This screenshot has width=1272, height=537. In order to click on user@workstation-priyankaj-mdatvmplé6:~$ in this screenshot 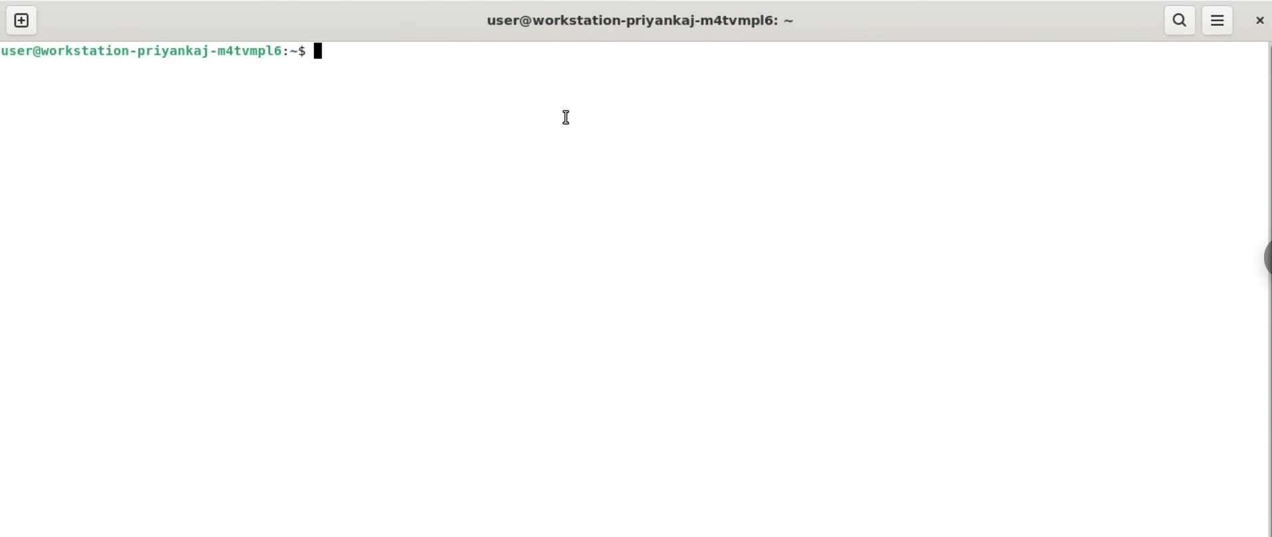, I will do `click(156, 50)`.